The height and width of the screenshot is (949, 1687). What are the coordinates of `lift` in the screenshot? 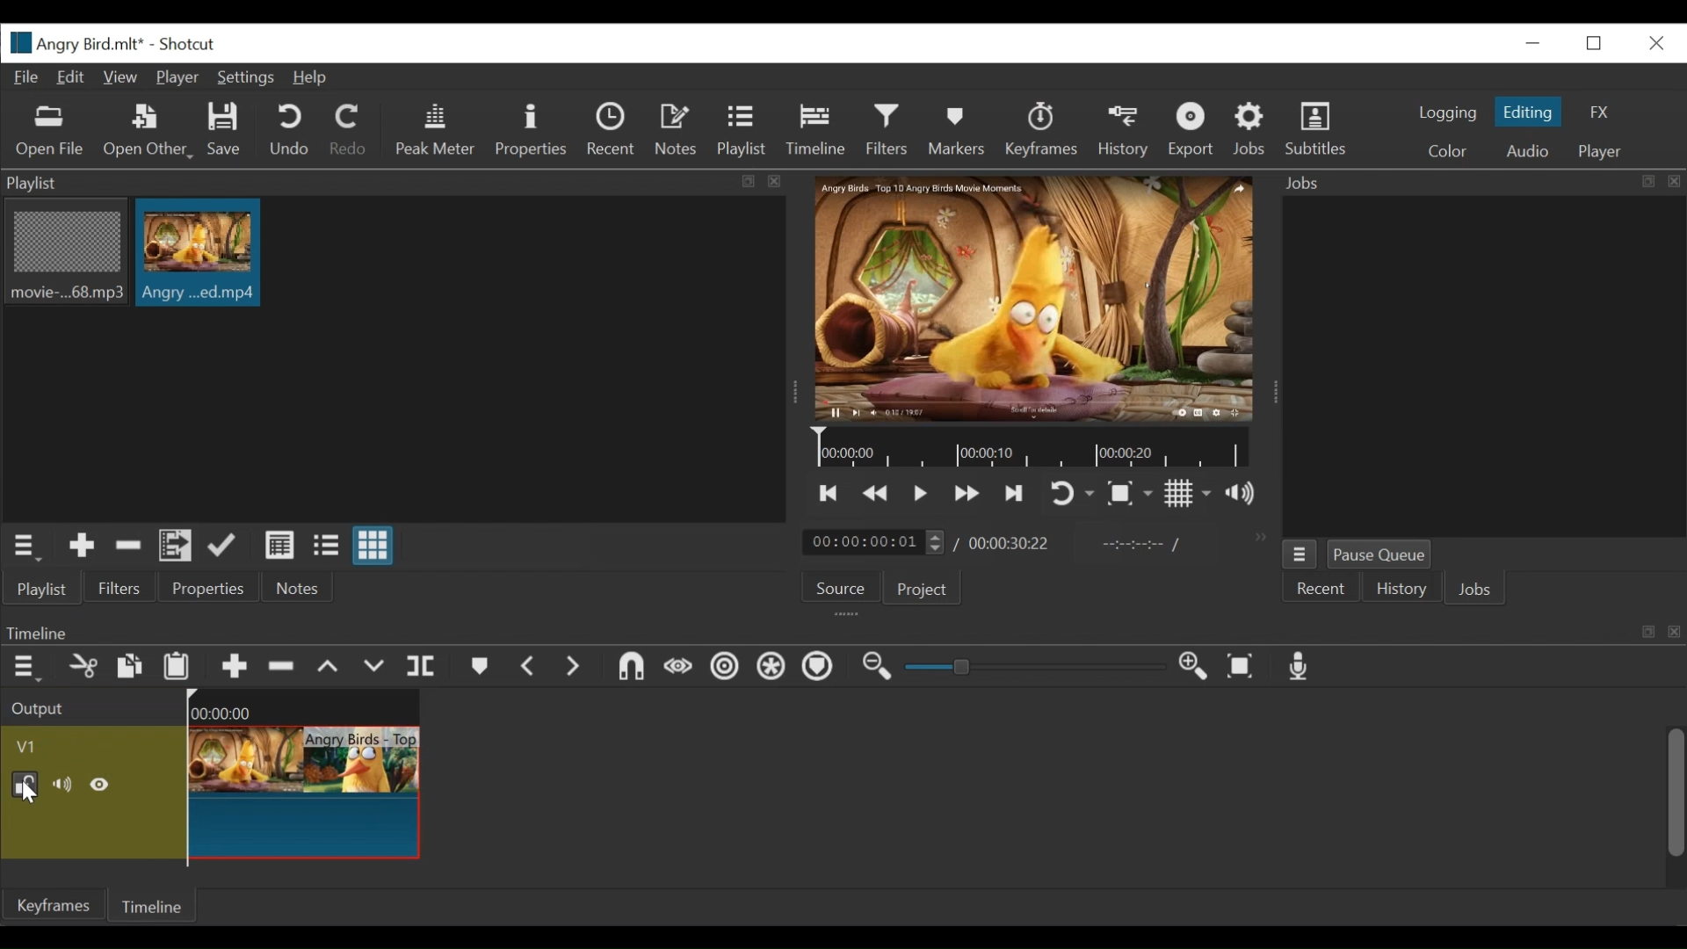 It's located at (329, 668).